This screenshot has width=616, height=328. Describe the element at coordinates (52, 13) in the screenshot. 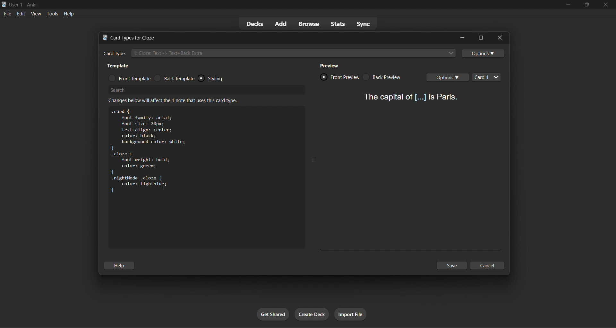

I see `tools` at that location.